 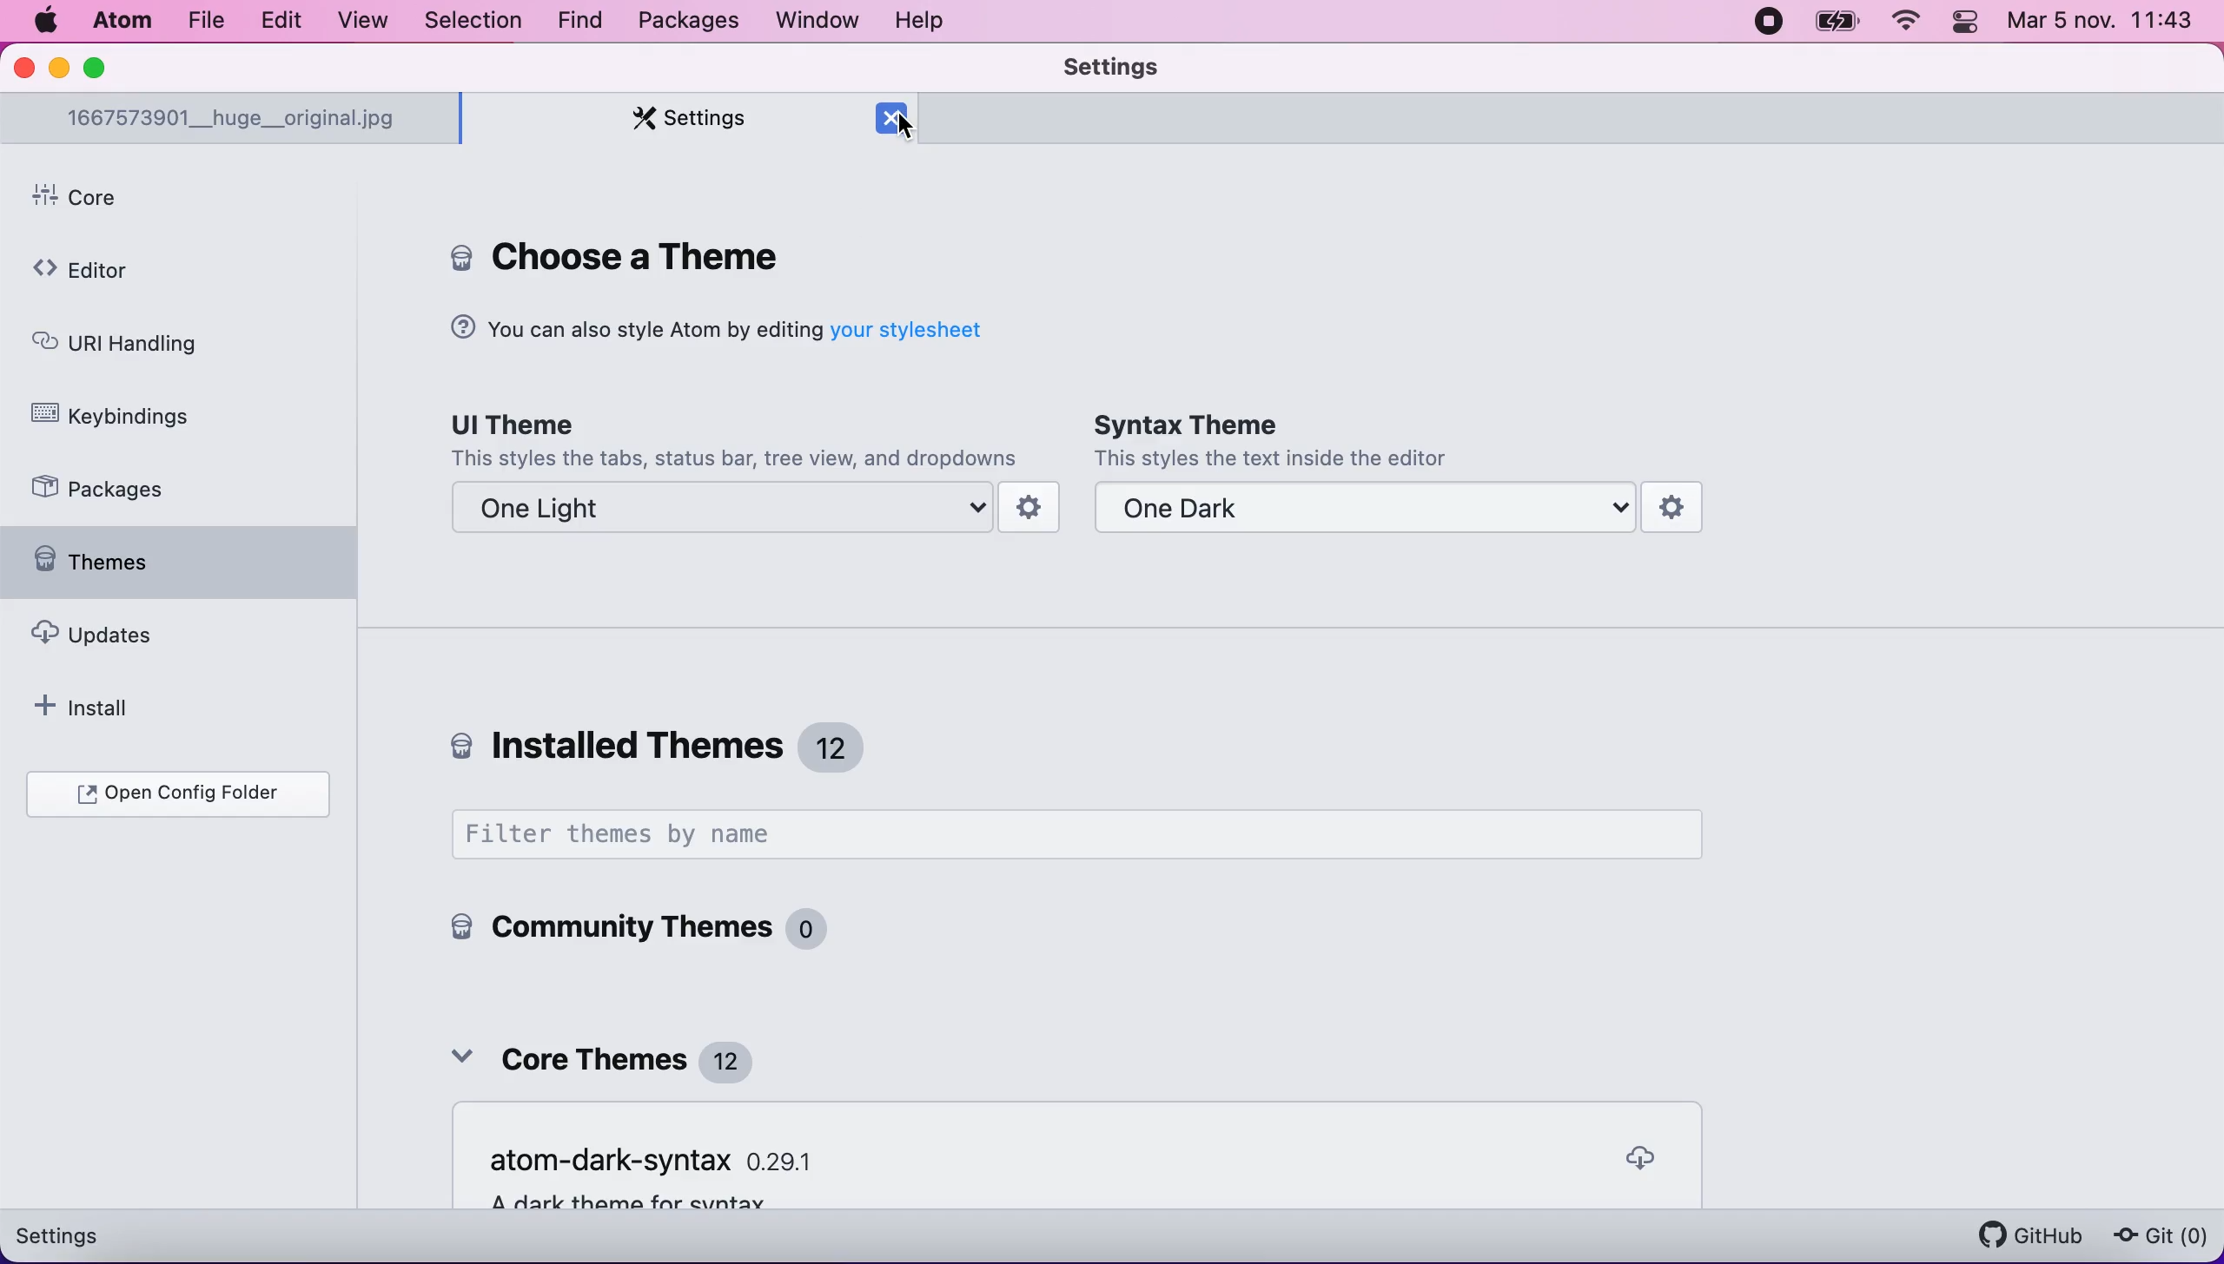 What do you see at coordinates (717, 330) in the screenshot?
I see `You can also style Atom by editing your stylesheet` at bounding box center [717, 330].